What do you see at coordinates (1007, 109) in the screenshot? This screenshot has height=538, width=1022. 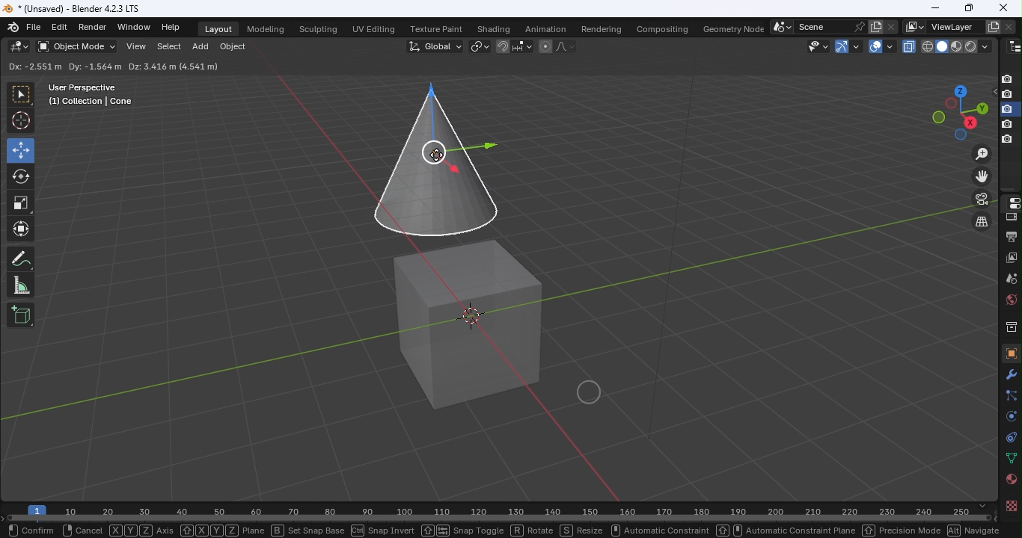 I see `disable in renders` at bounding box center [1007, 109].